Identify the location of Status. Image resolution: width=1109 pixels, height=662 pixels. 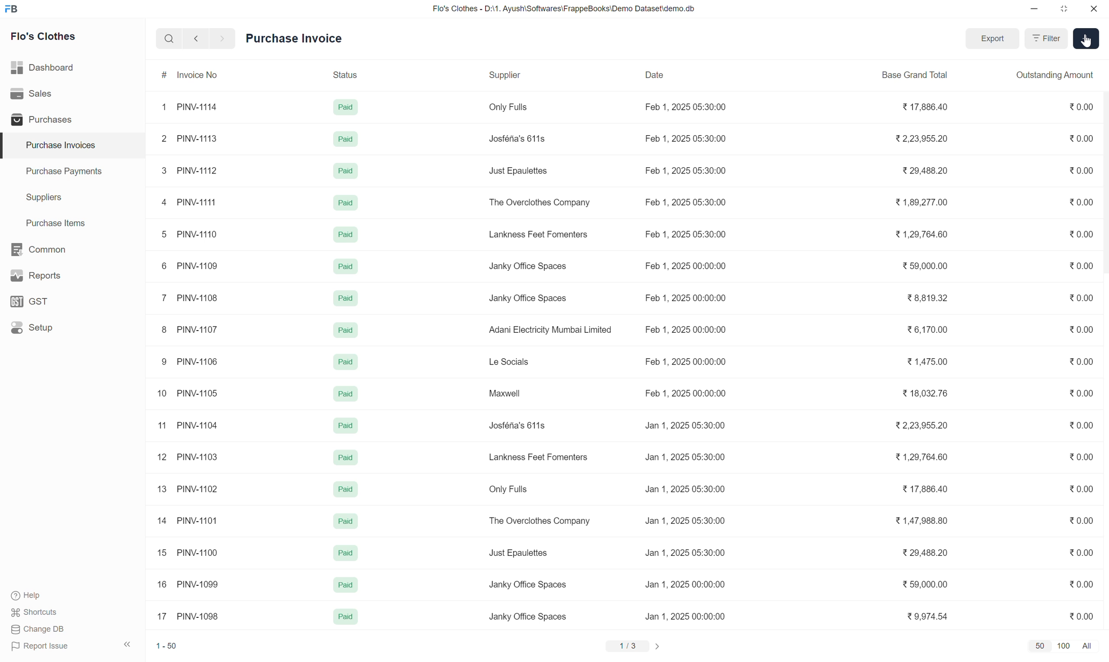
(358, 74).